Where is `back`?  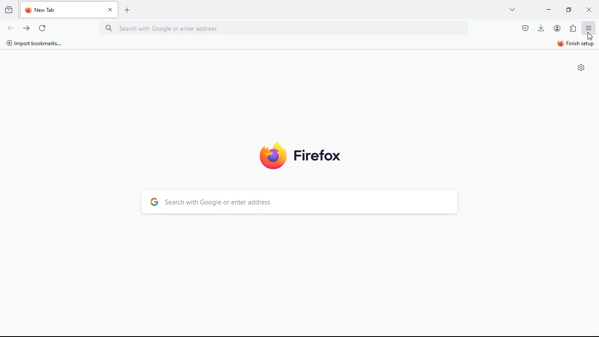
back is located at coordinates (11, 29).